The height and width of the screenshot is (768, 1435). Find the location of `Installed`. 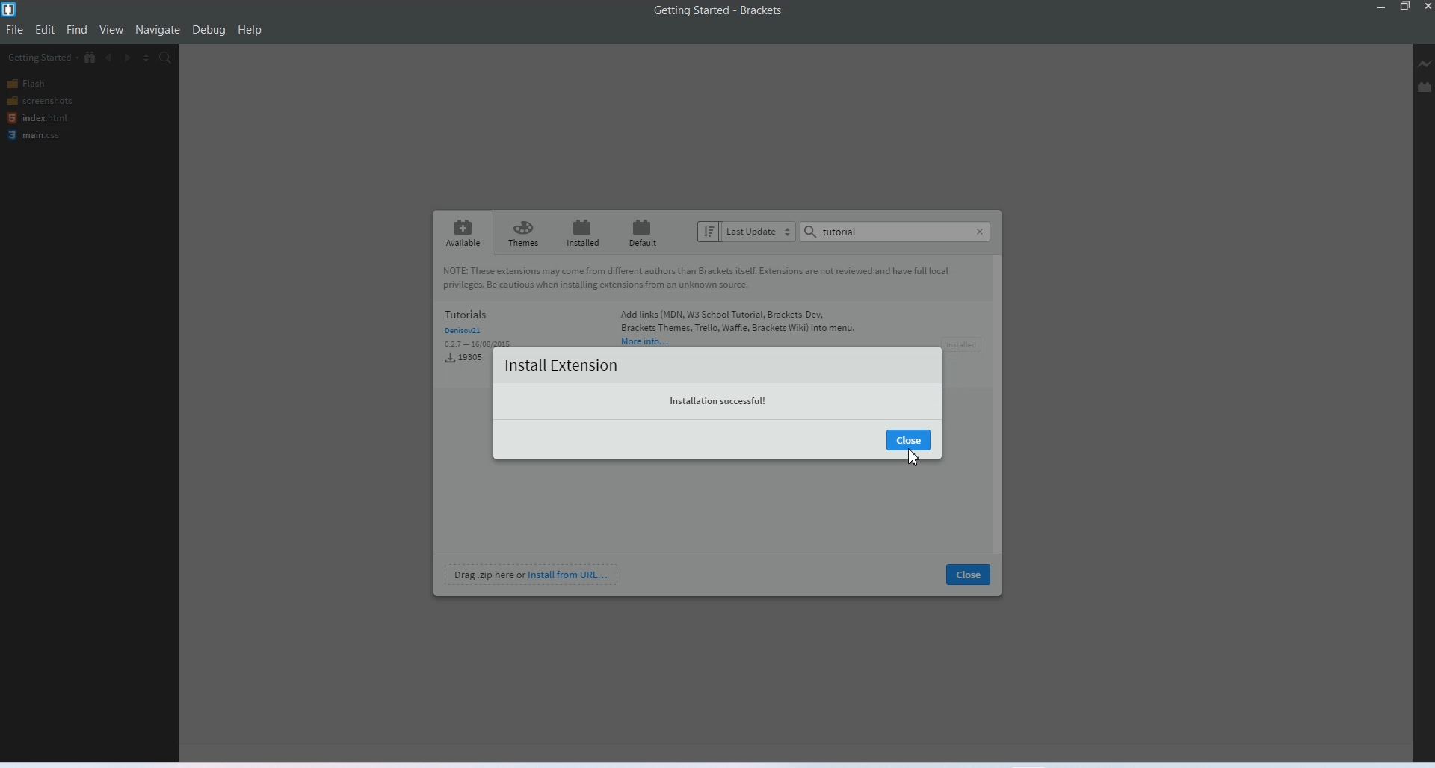

Installed is located at coordinates (580, 232).